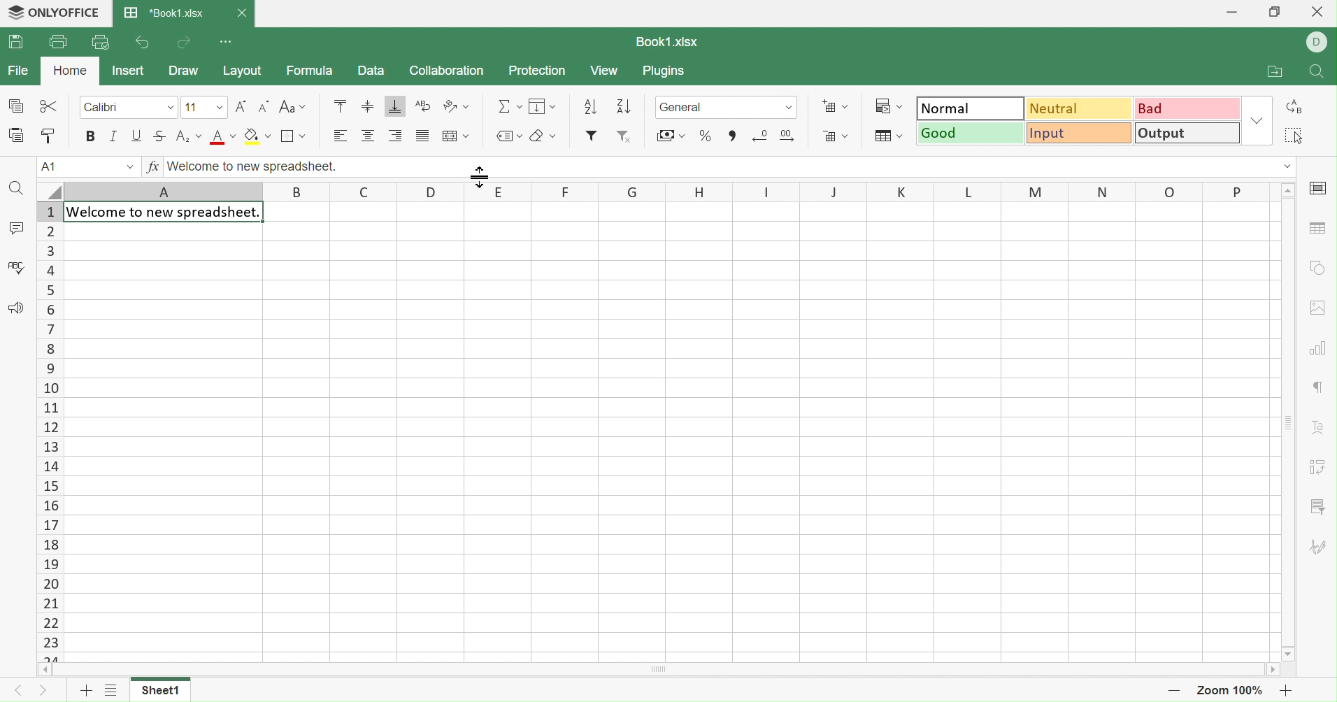 The image size is (1337, 702). What do you see at coordinates (622, 108) in the screenshot?
I see `Descending order` at bounding box center [622, 108].